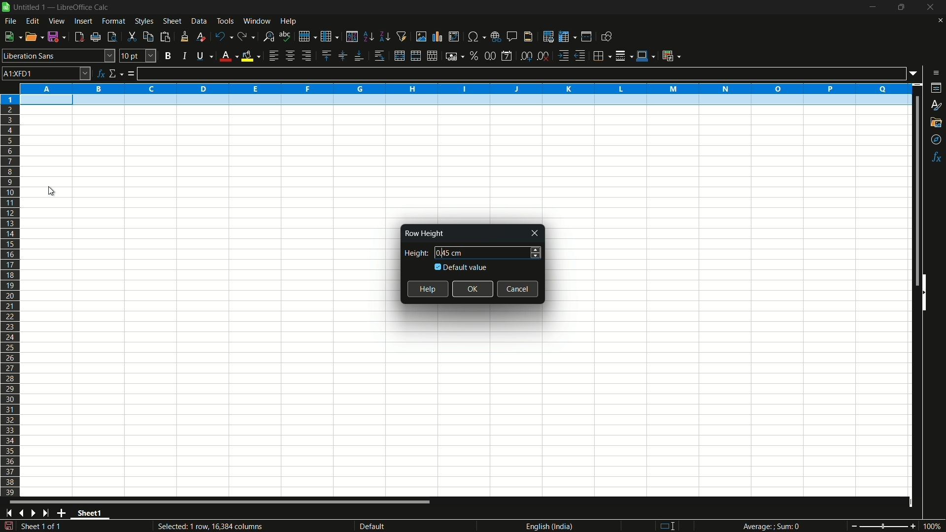 The height and width of the screenshot is (532, 946). Describe the element at coordinates (101, 73) in the screenshot. I see `function wizard` at that location.